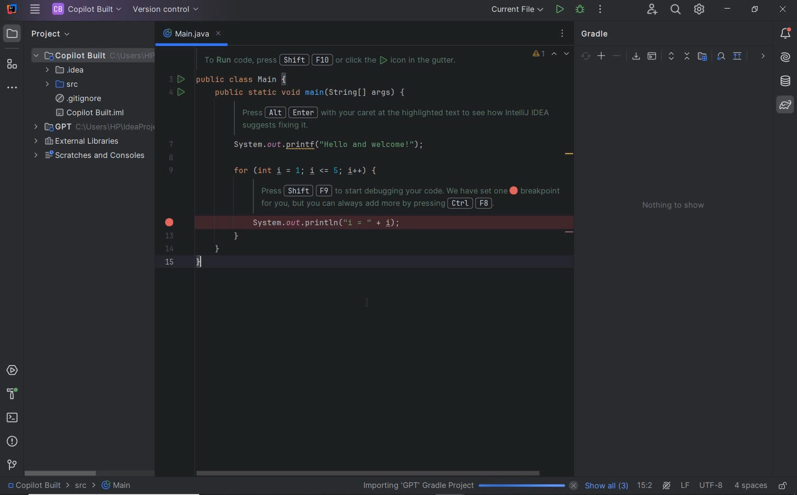  I want to click on IDEA, so click(64, 70).